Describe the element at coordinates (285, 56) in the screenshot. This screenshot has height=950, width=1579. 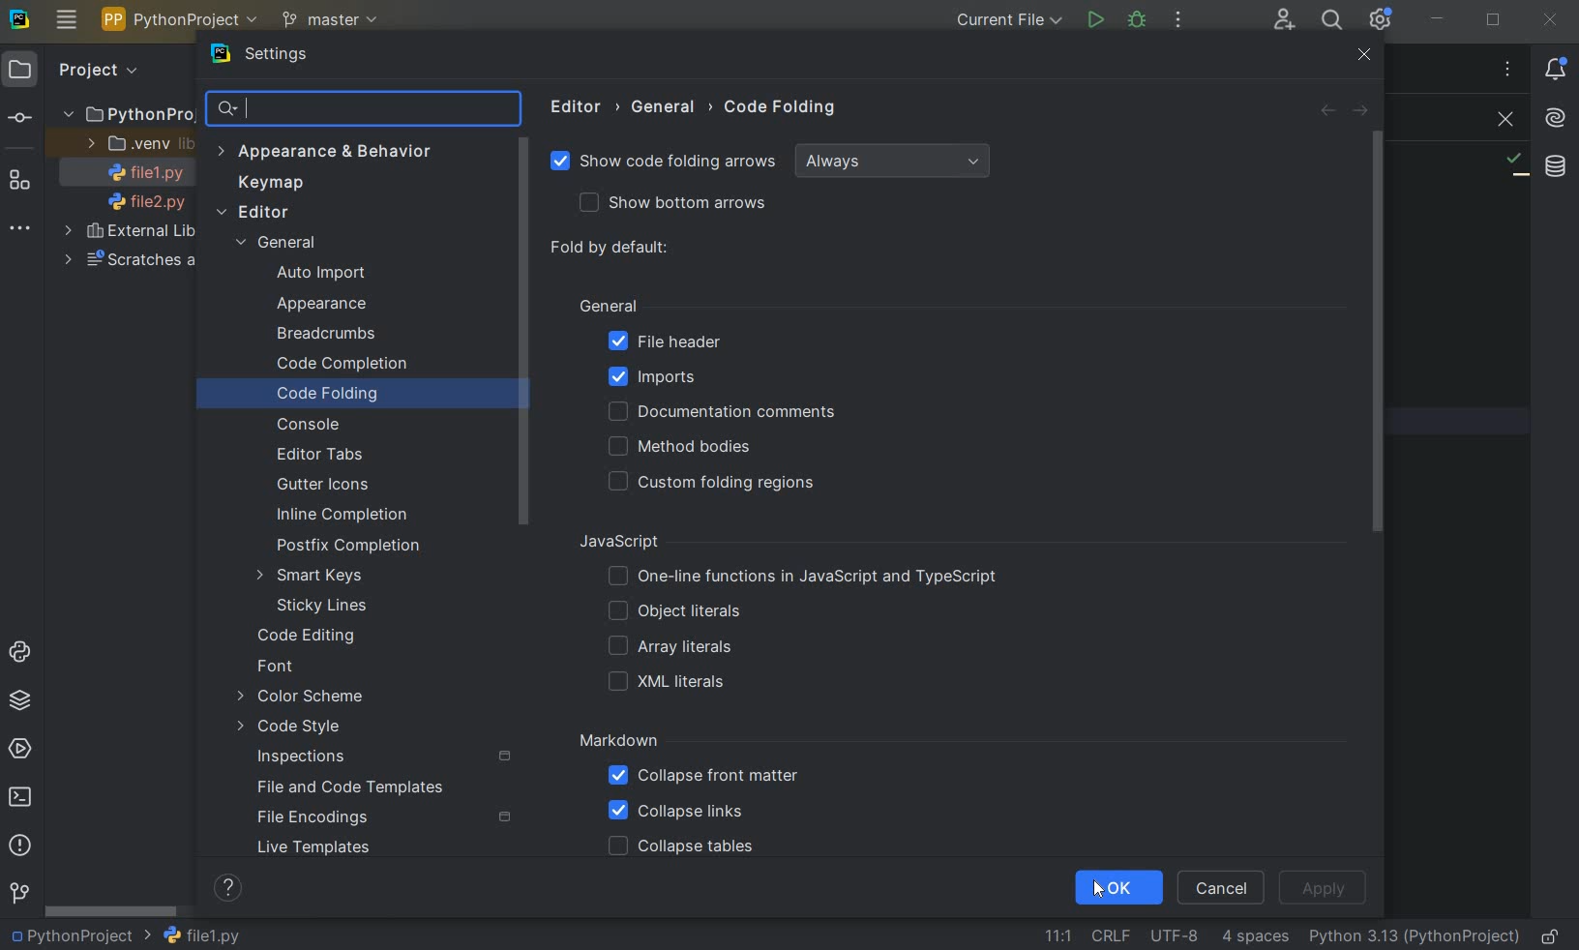
I see `SETTINGS` at that location.